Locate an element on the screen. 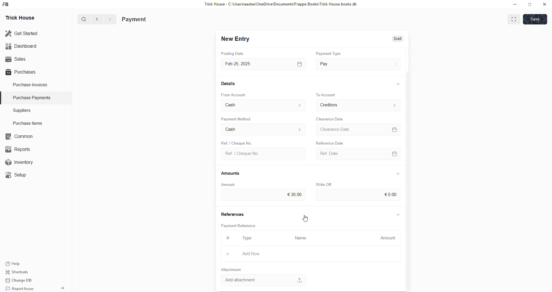 The height and width of the screenshot is (292, 552). Suppliers is located at coordinates (20, 110).